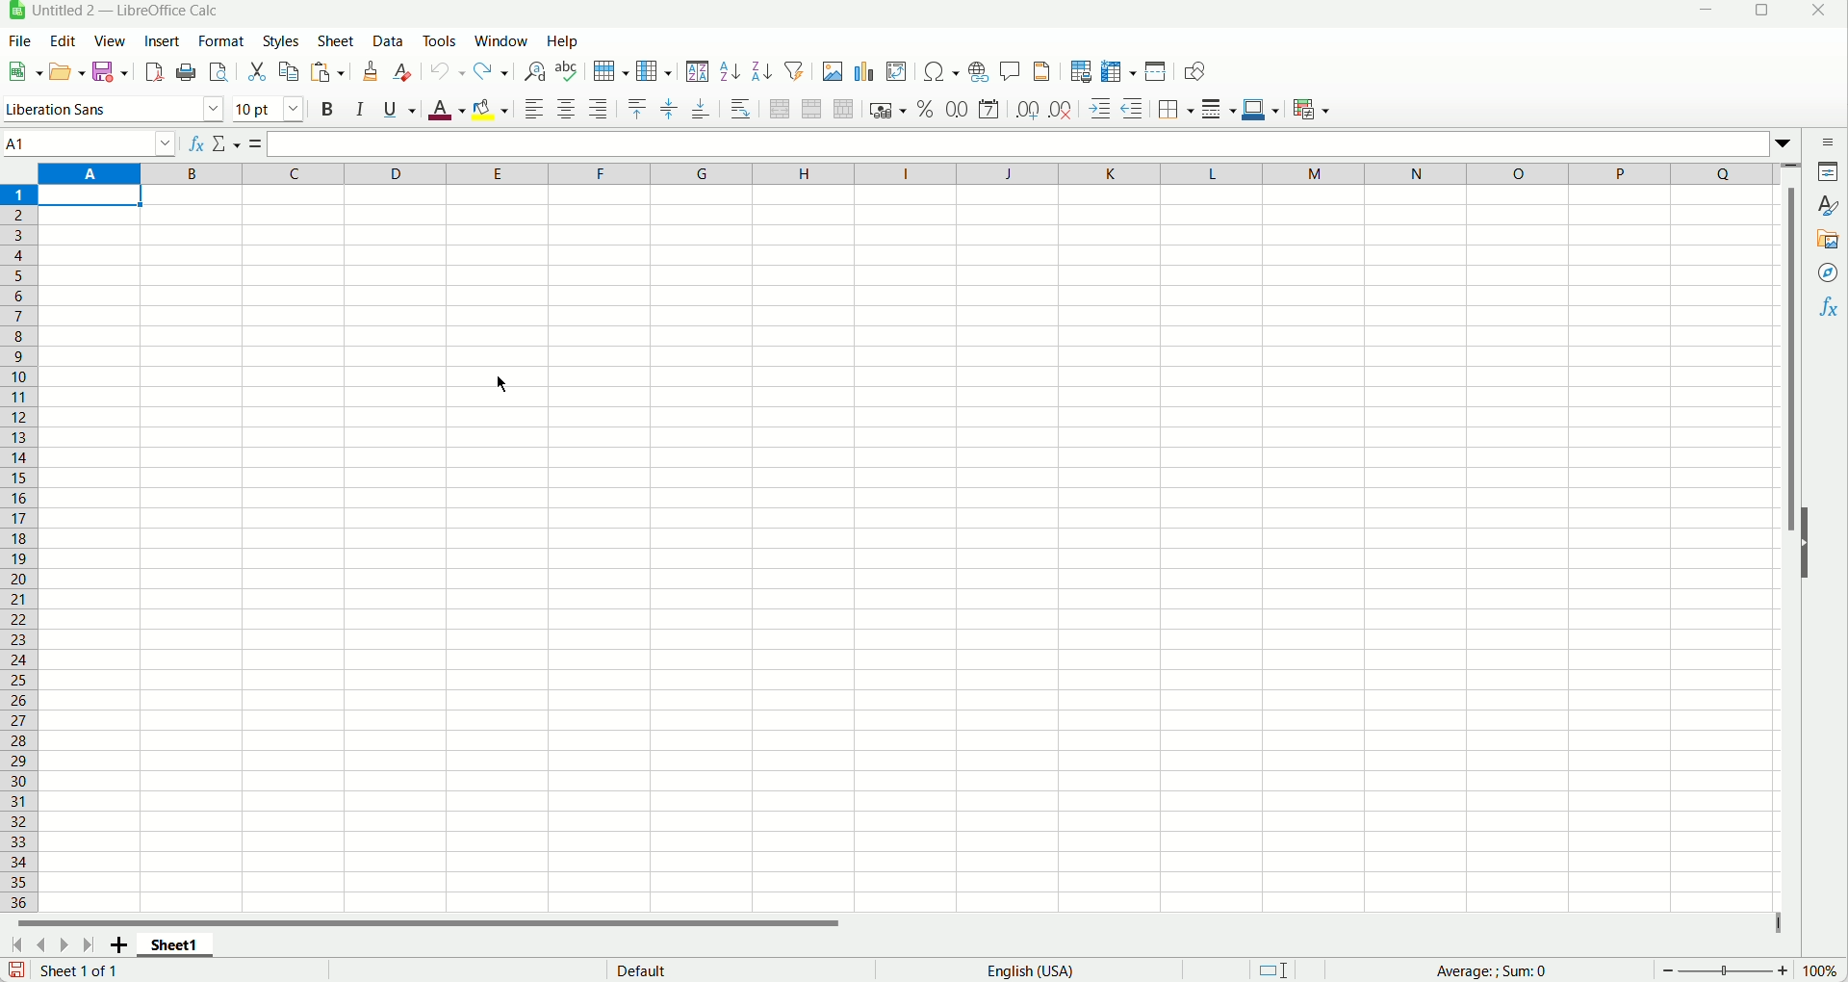  What do you see at coordinates (1025, 108) in the screenshot?
I see `Add decimal place` at bounding box center [1025, 108].